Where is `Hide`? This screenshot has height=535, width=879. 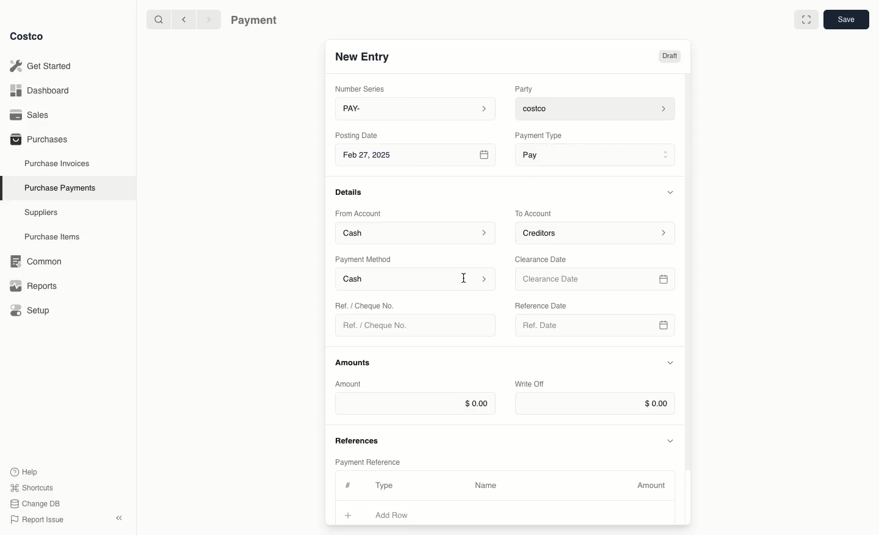 Hide is located at coordinates (670, 363).